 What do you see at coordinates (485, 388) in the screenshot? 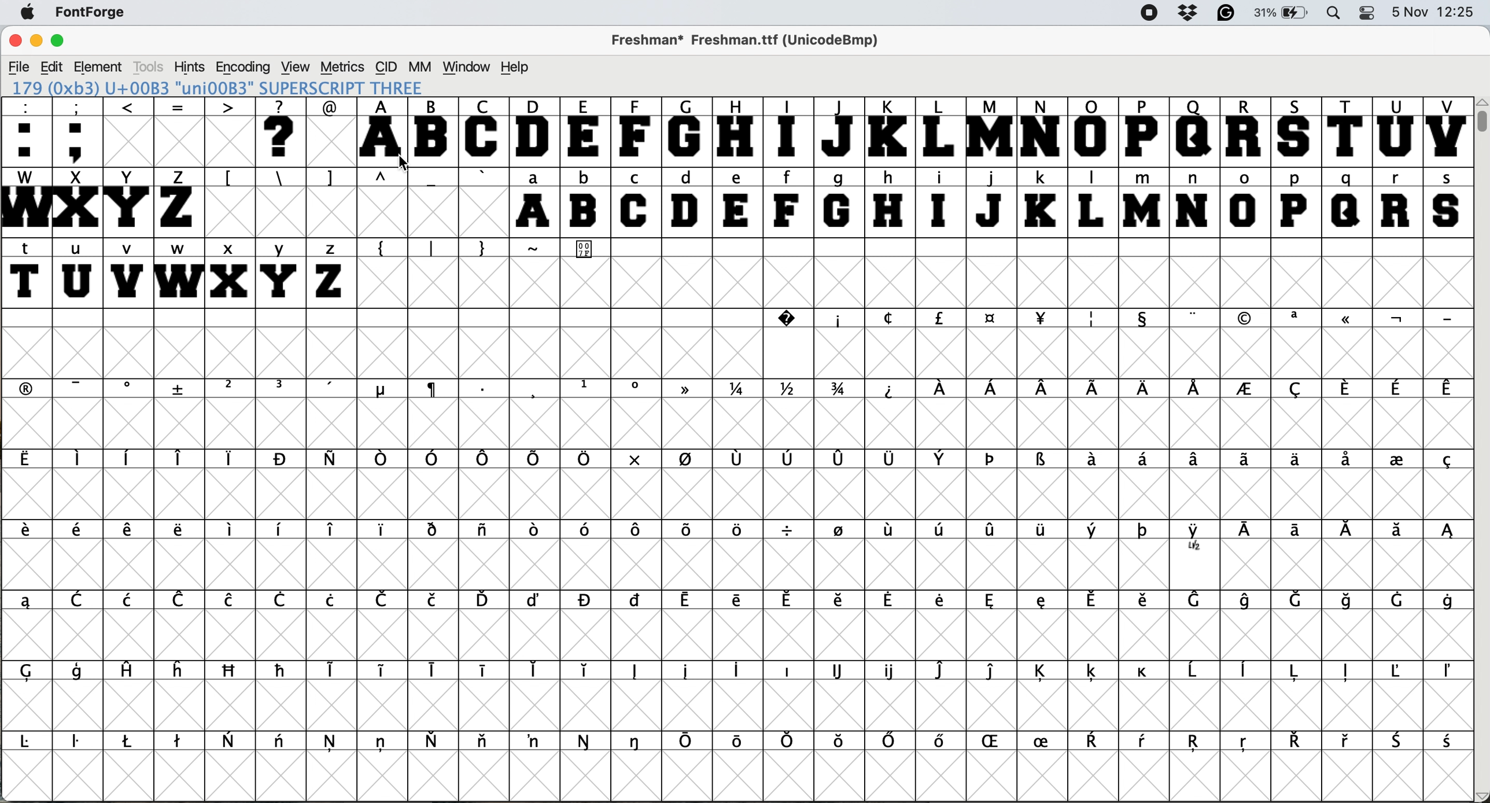
I see `.` at bounding box center [485, 388].